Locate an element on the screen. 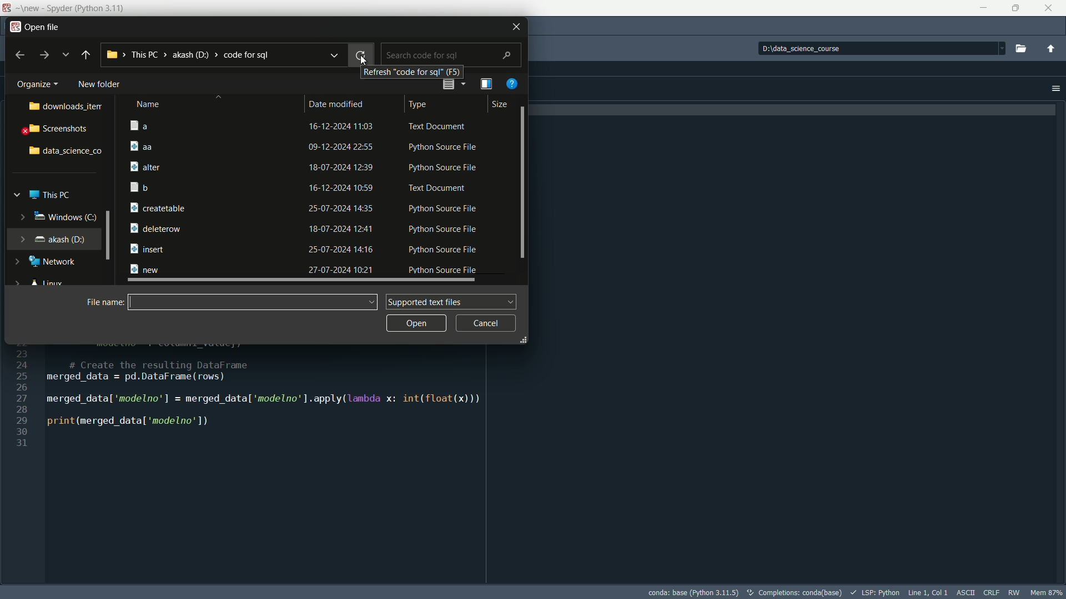 The image size is (1066, 599). Scrollbar is located at coordinates (107, 235).